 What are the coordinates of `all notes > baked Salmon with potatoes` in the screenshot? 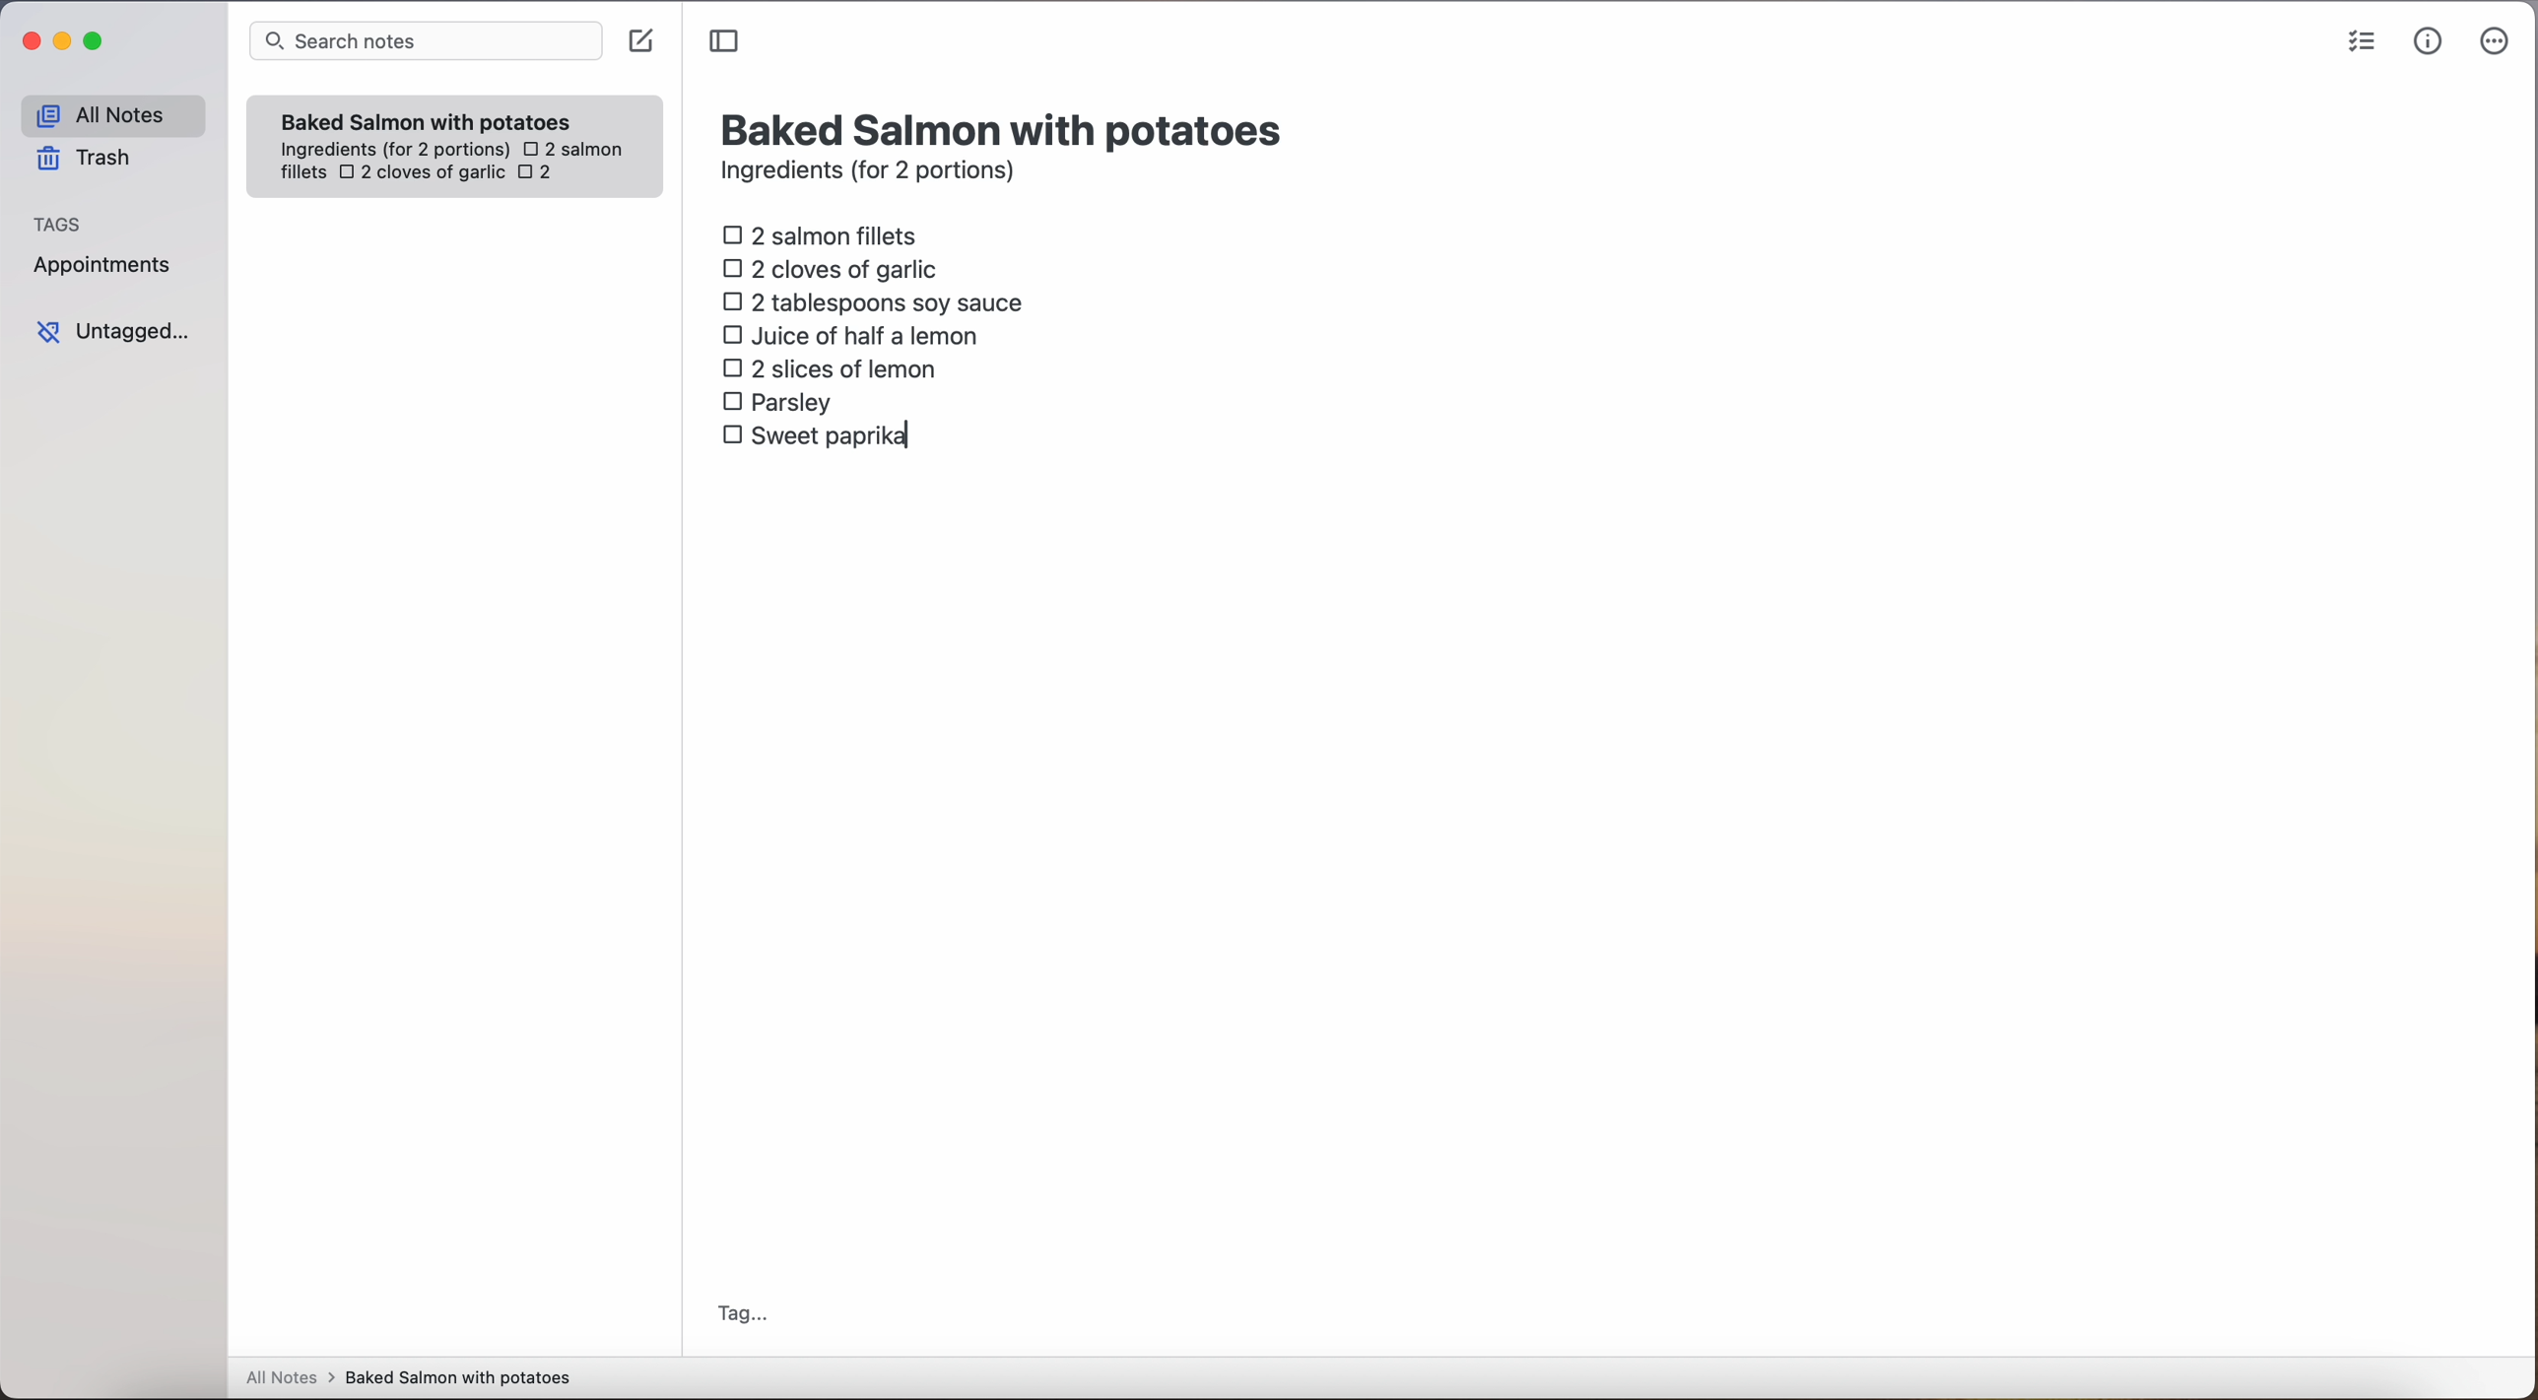 It's located at (409, 1376).